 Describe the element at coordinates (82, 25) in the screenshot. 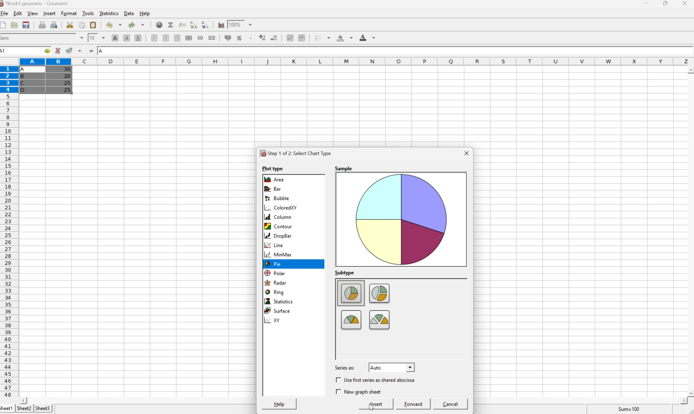

I see `Copy the selection` at that location.